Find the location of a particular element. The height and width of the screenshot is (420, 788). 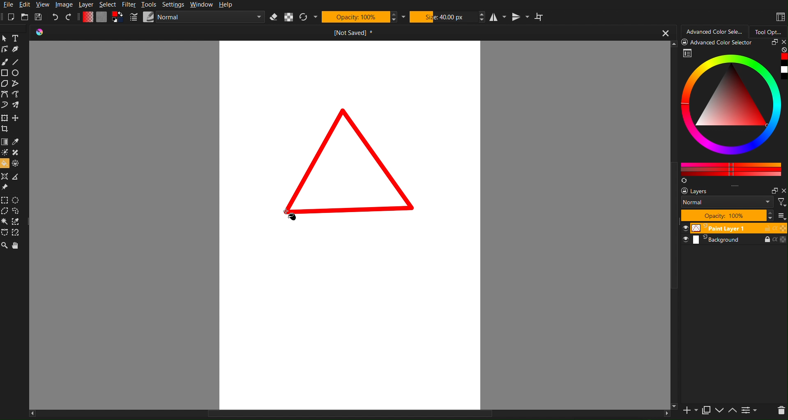

Cursor is located at coordinates (290, 215).